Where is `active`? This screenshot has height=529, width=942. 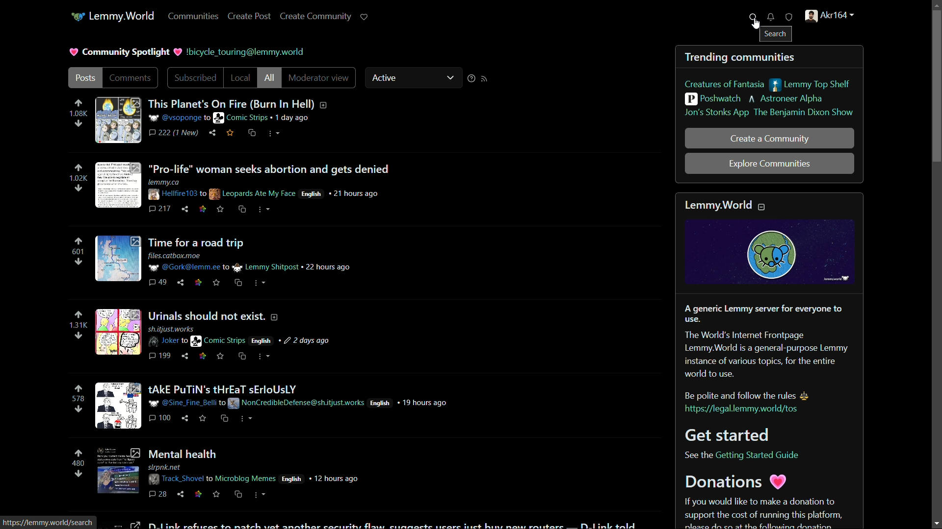
active is located at coordinates (384, 77).